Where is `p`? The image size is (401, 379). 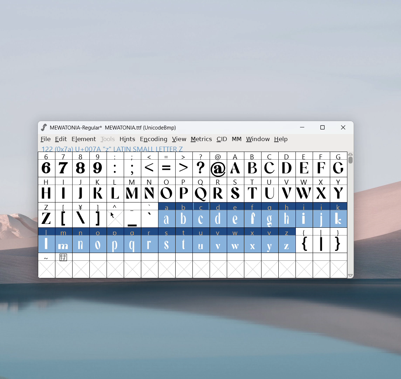
p is located at coordinates (116, 241).